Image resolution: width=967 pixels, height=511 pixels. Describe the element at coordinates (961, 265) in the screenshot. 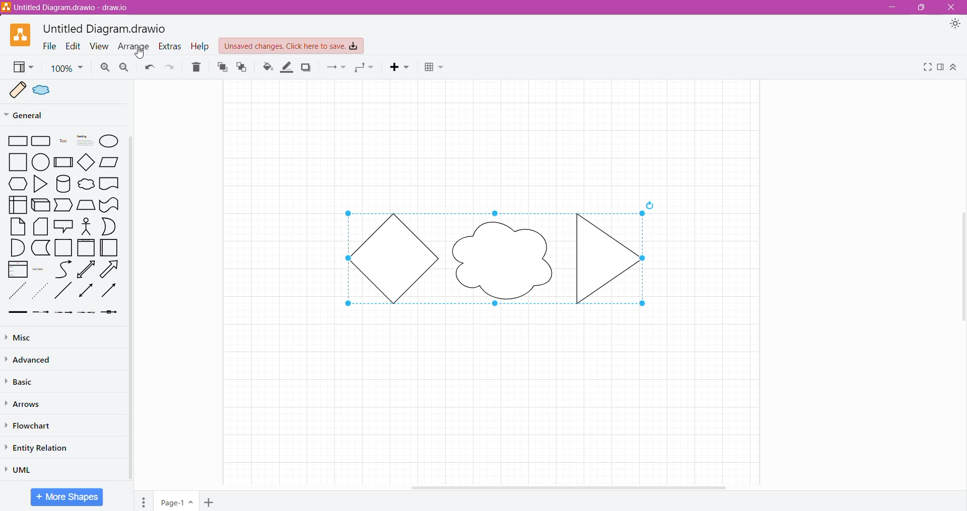

I see `Vertical Scroll Bar` at that location.